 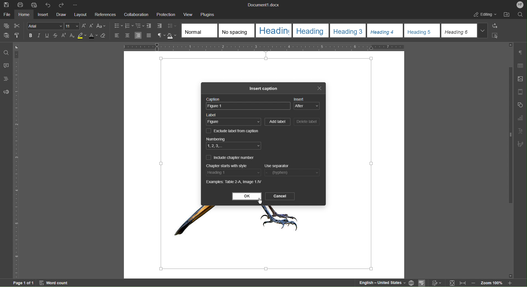 What do you see at coordinates (39, 35) in the screenshot?
I see `Italic` at bounding box center [39, 35].